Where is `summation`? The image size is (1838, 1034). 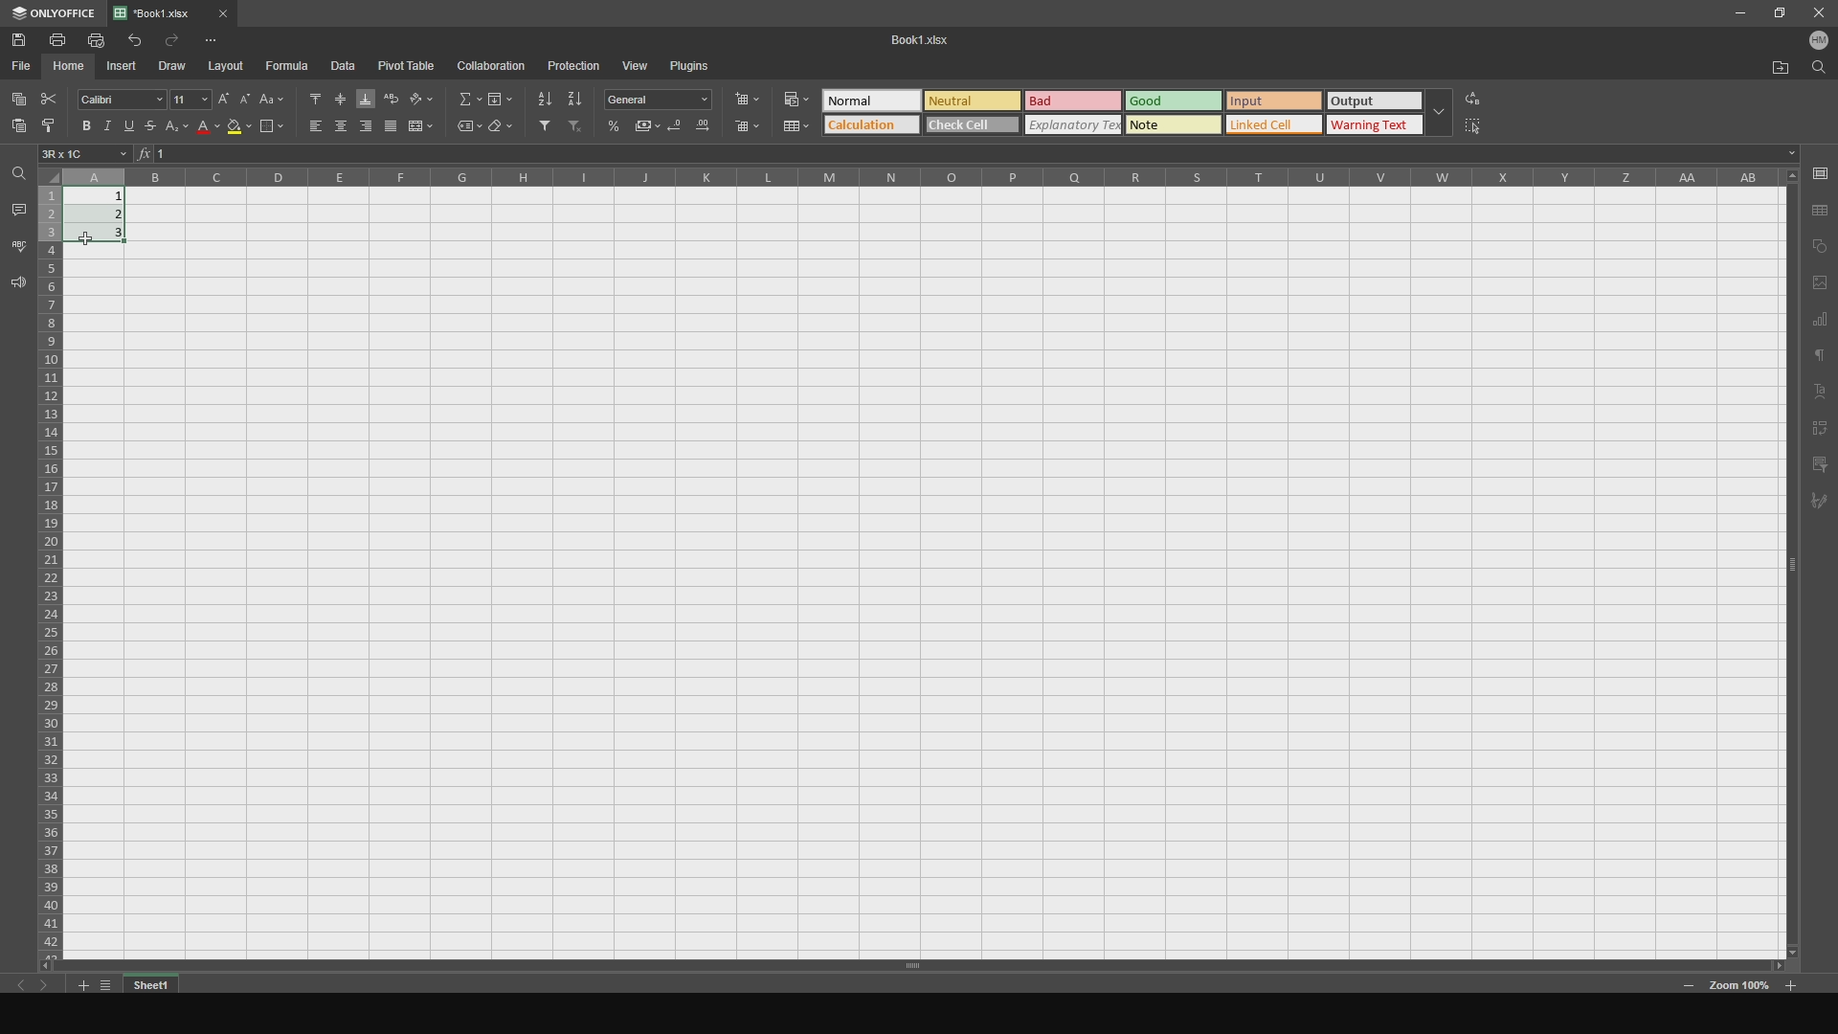 summation is located at coordinates (462, 97).